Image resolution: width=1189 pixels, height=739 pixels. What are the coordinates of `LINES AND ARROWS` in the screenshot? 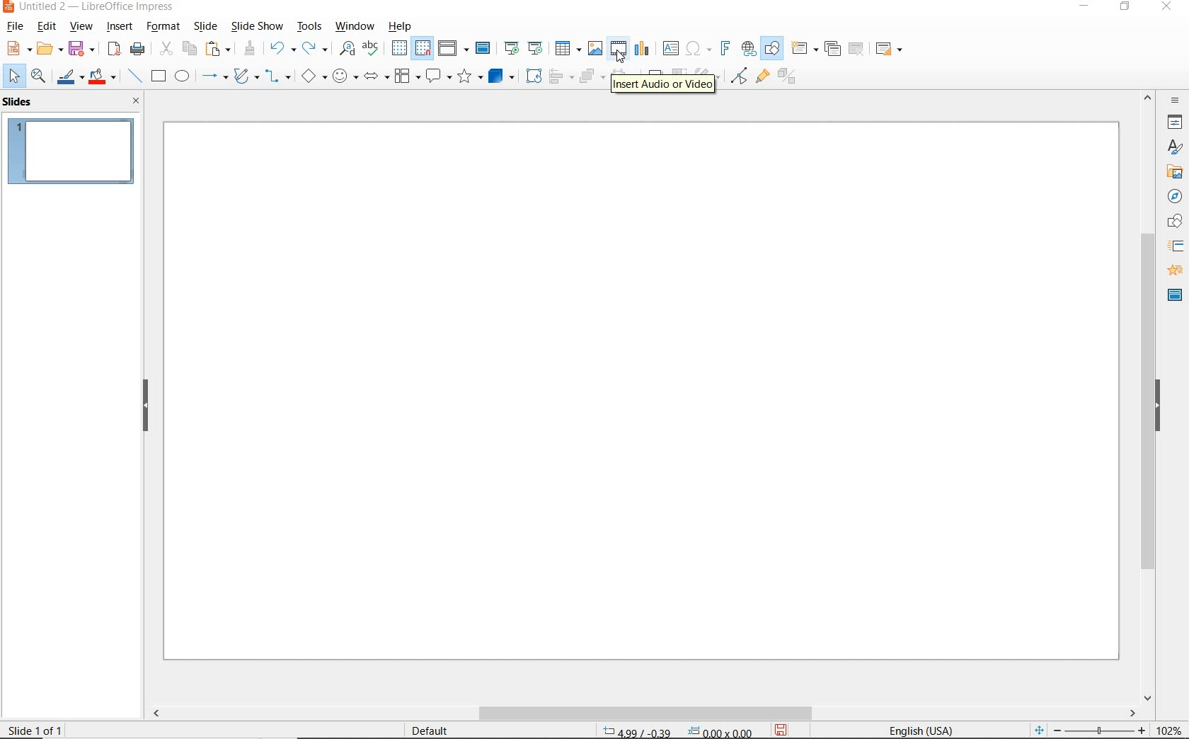 It's located at (214, 78).